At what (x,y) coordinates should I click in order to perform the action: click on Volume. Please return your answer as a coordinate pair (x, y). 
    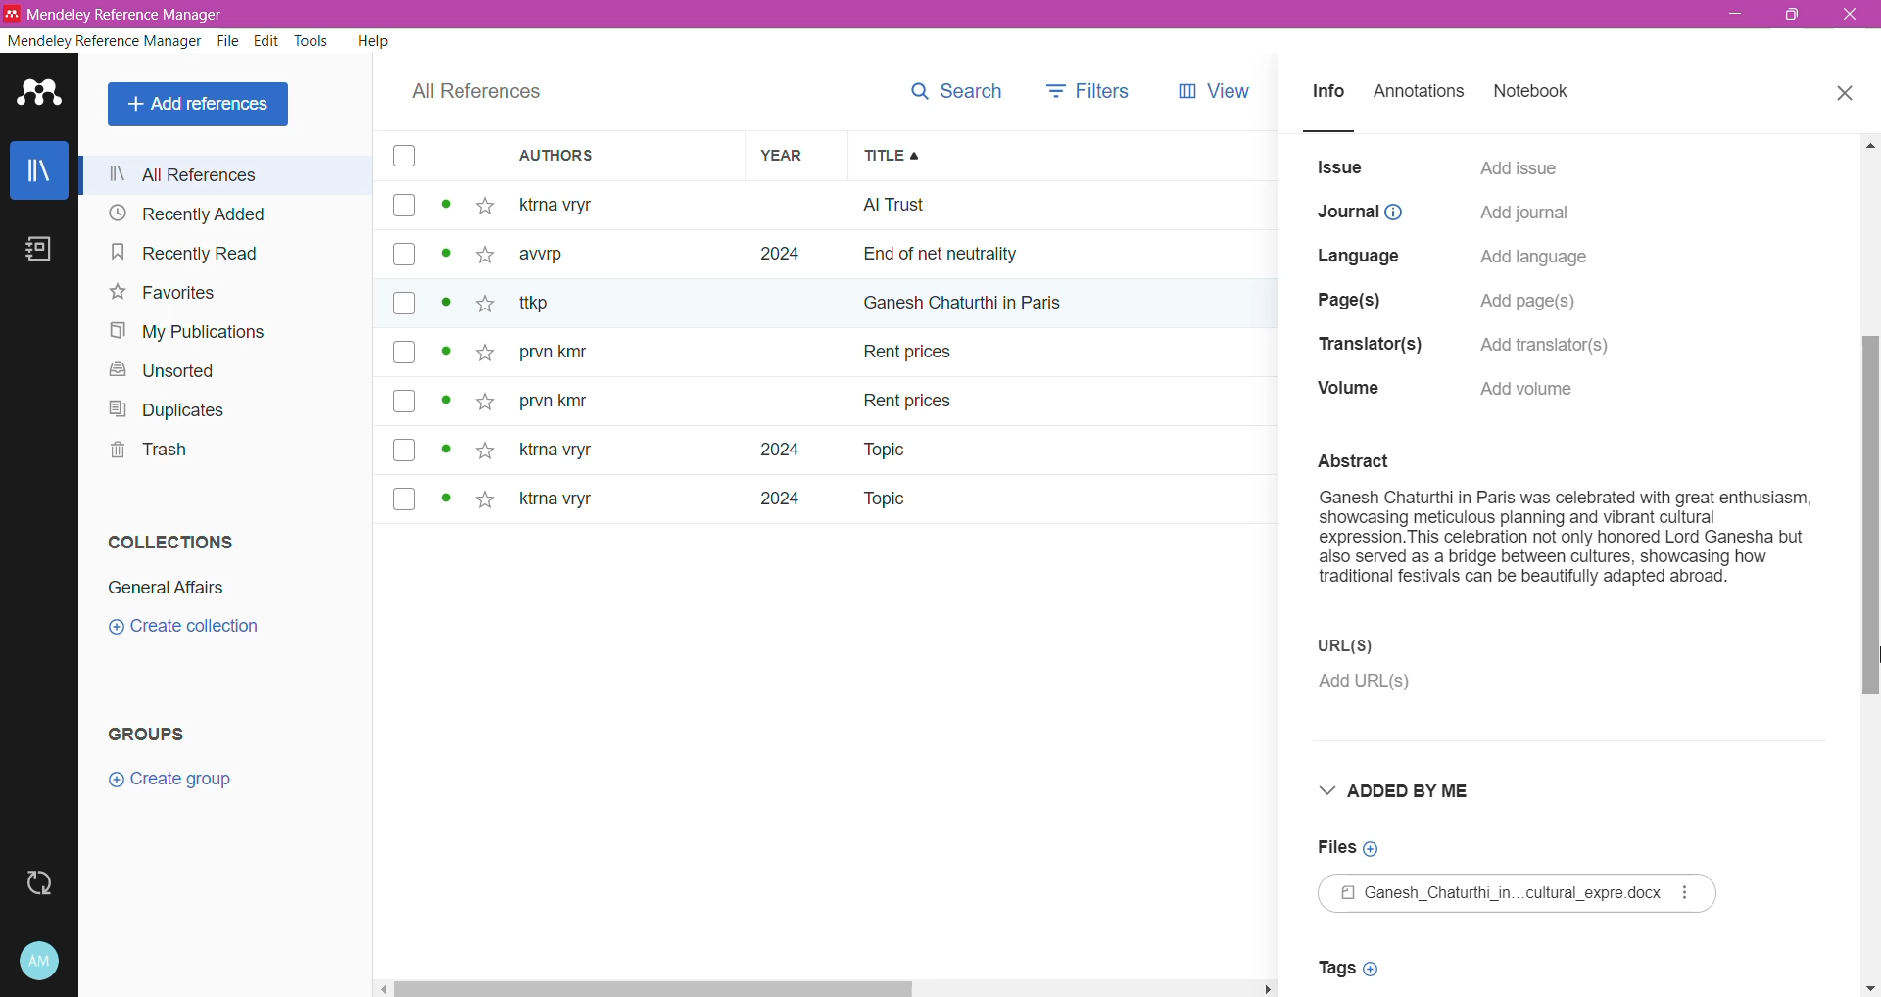
    Looking at the image, I should click on (1348, 391).